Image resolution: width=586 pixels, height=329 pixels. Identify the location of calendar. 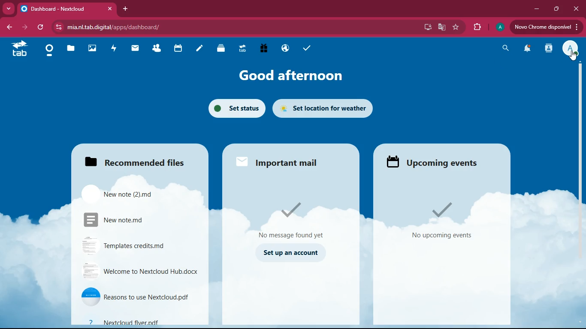
(179, 49).